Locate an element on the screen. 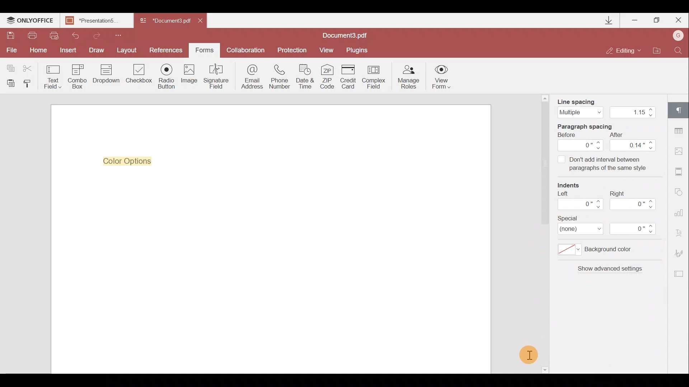 The image size is (689, 387). Scroll down is located at coordinates (544, 369).